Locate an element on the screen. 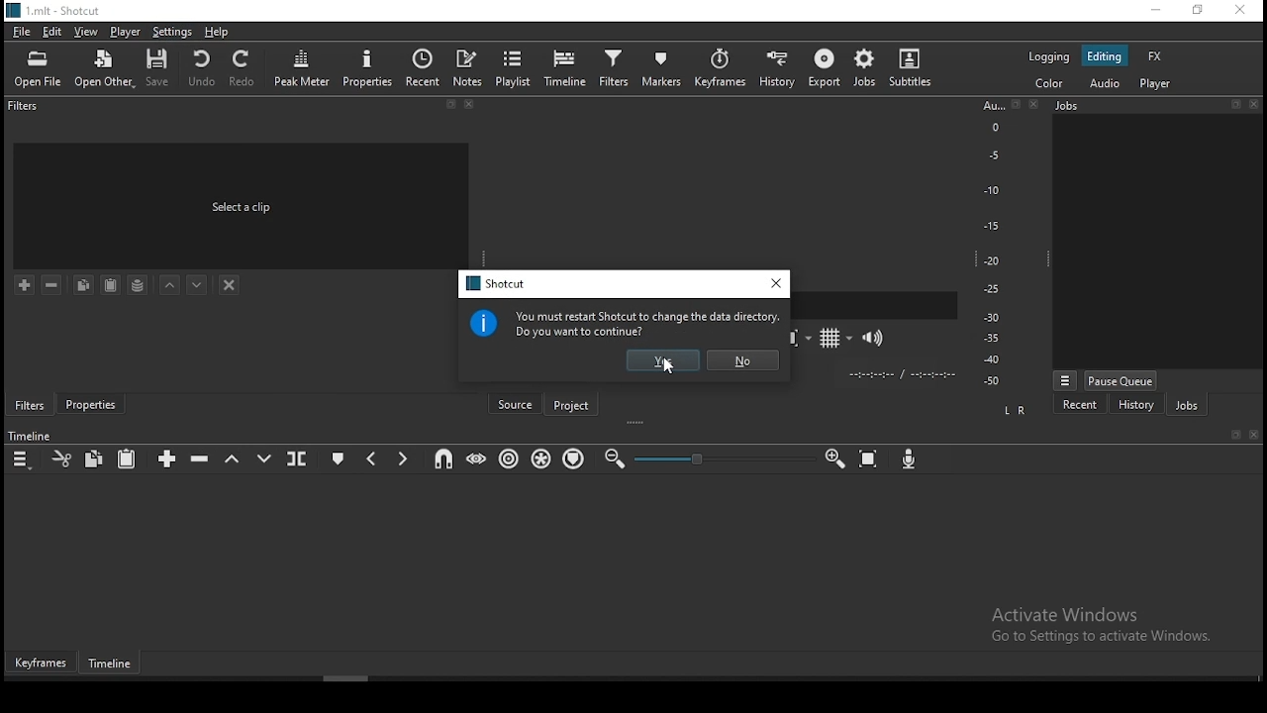  Timeline is located at coordinates (32, 436).